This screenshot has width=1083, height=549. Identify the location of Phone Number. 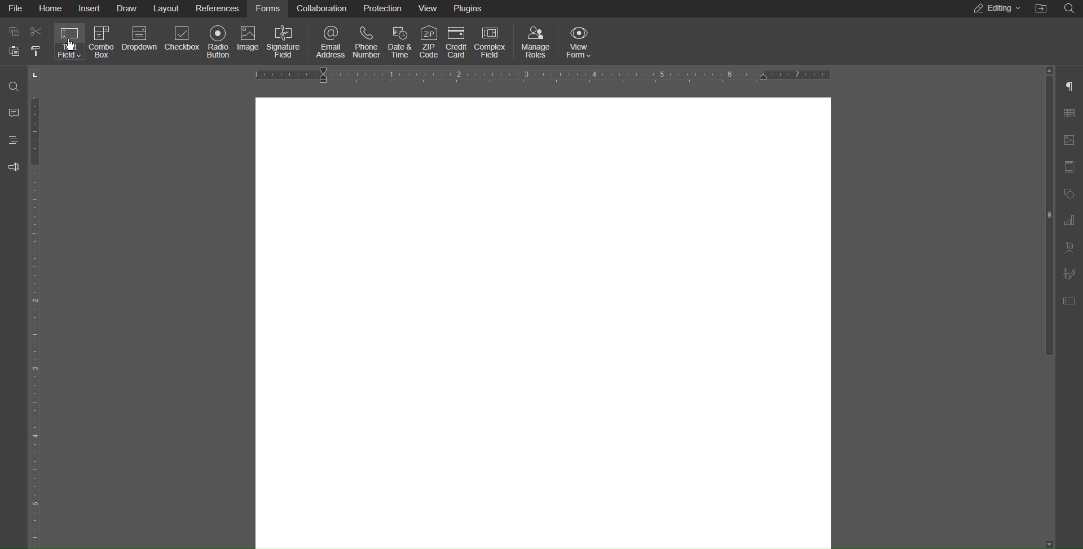
(368, 45).